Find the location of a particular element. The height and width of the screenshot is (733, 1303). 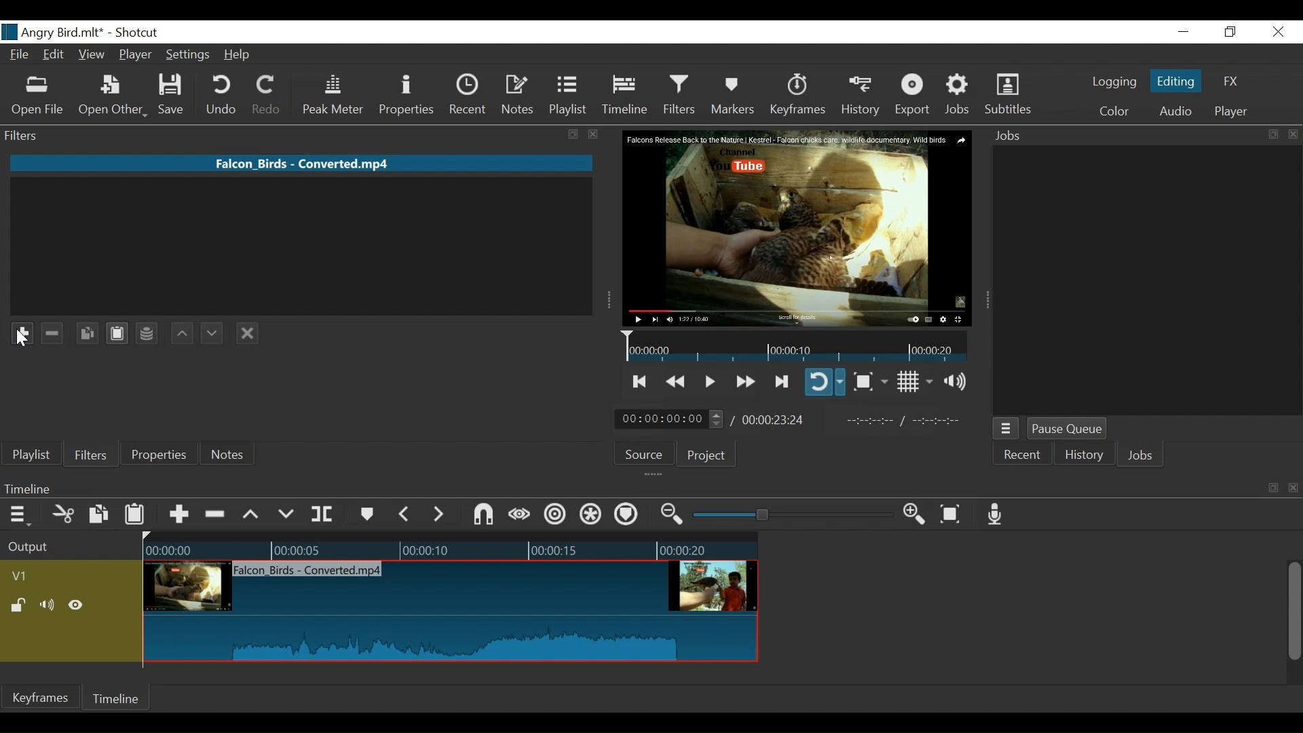

Copy is located at coordinates (100, 516).